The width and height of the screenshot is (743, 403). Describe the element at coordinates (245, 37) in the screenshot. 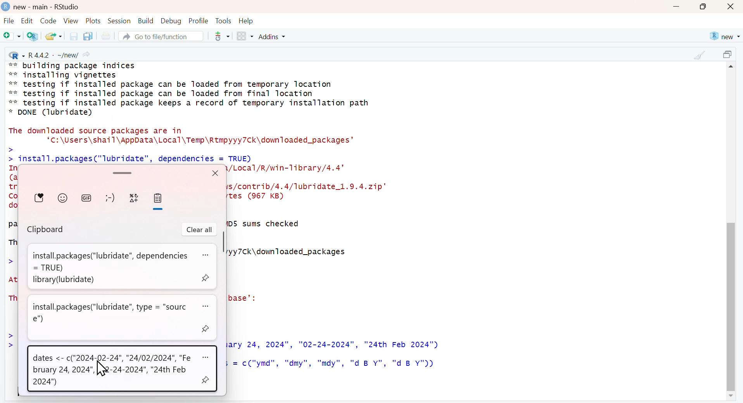

I see `Workspace panes` at that location.